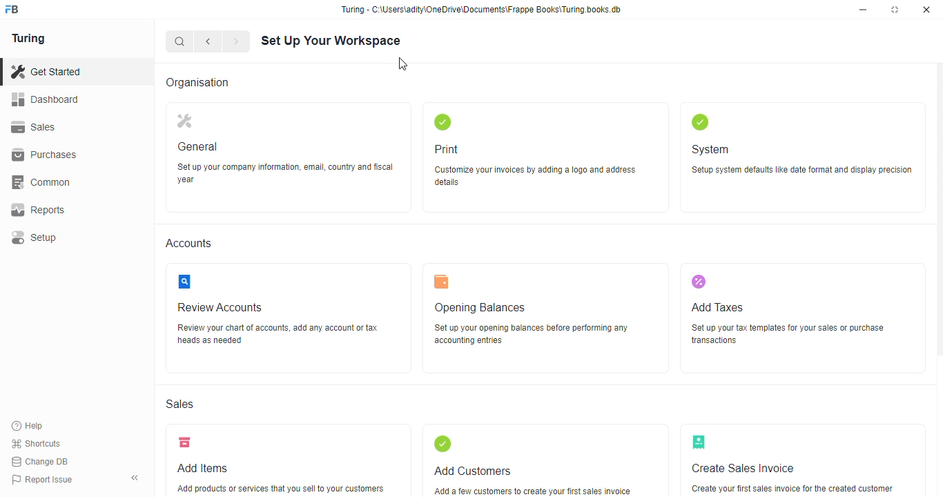 The image size is (943, 497). What do you see at coordinates (75, 181) in the screenshot?
I see `Common` at bounding box center [75, 181].